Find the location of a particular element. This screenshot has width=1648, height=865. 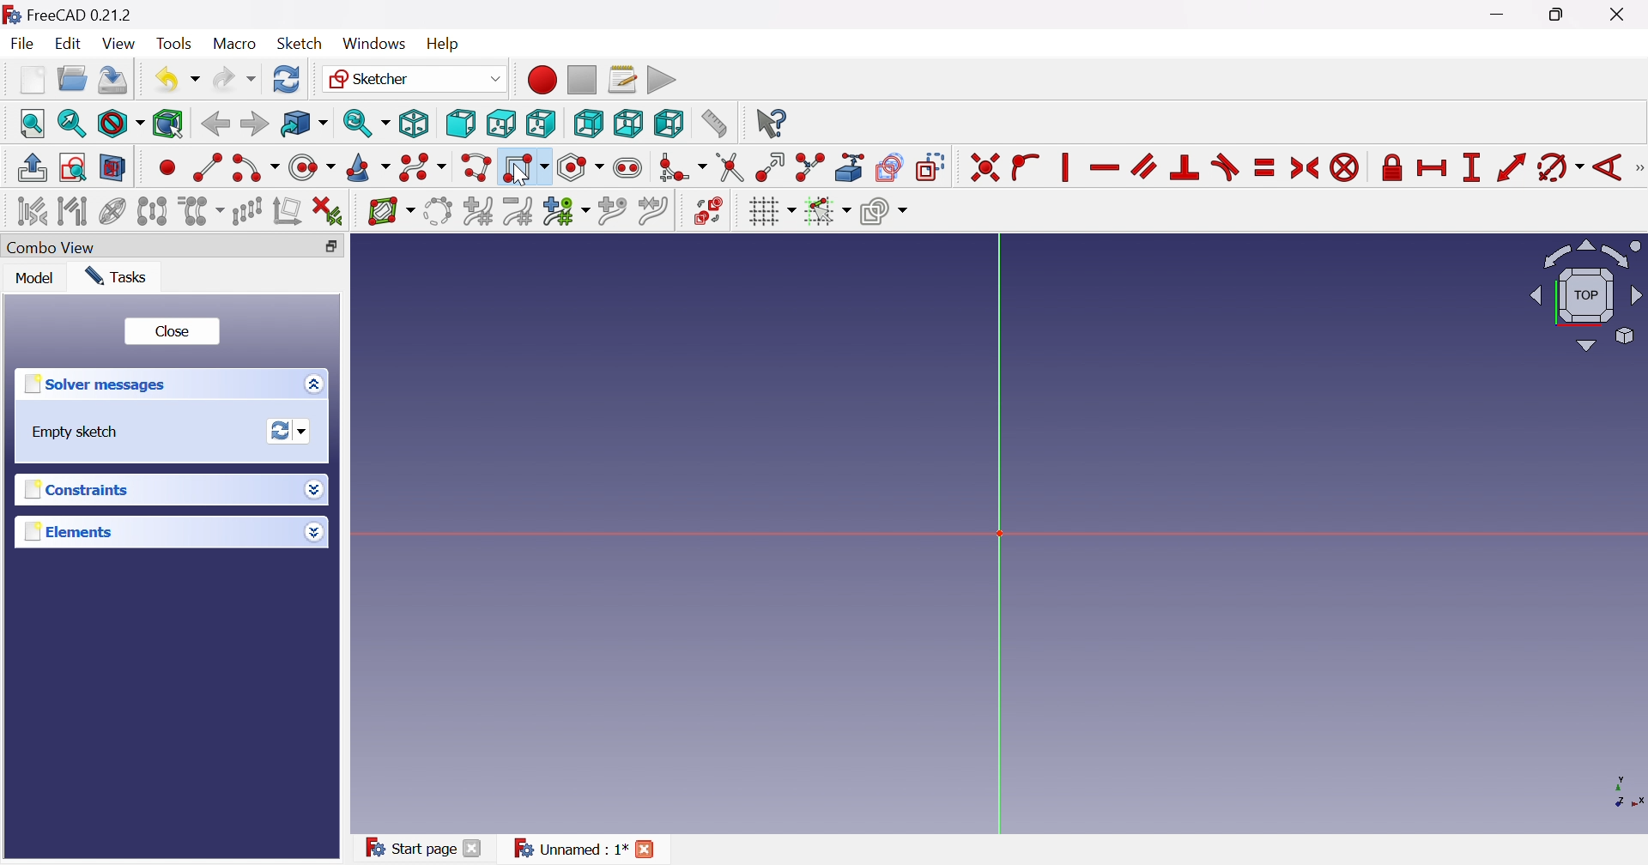

Constrain tangent is located at coordinates (1225, 168).